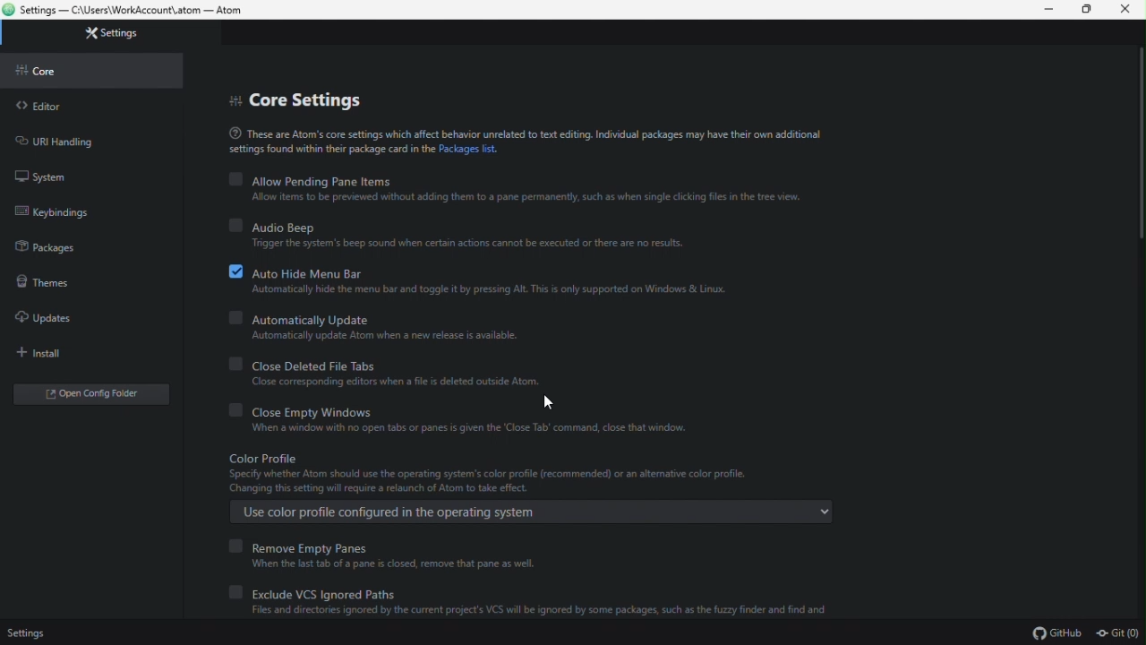 The image size is (1146, 645). What do you see at coordinates (317, 409) in the screenshot?
I see `close empty windows` at bounding box center [317, 409].